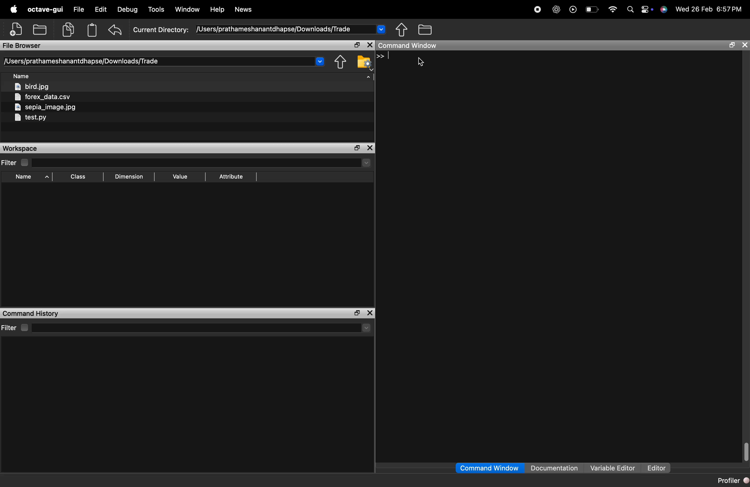 The width and height of the screenshot is (750, 487). What do you see at coordinates (745, 448) in the screenshot?
I see `vertical scrollbar` at bounding box center [745, 448].